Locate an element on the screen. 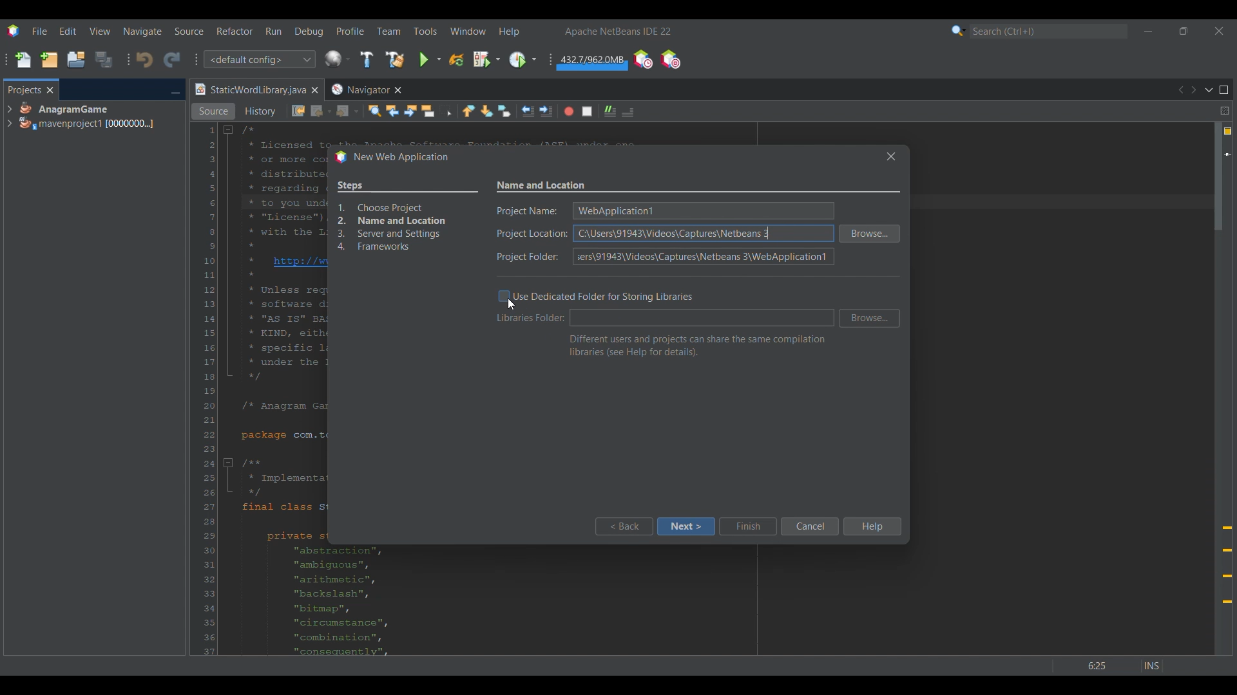  Reload is located at coordinates (456, 60).